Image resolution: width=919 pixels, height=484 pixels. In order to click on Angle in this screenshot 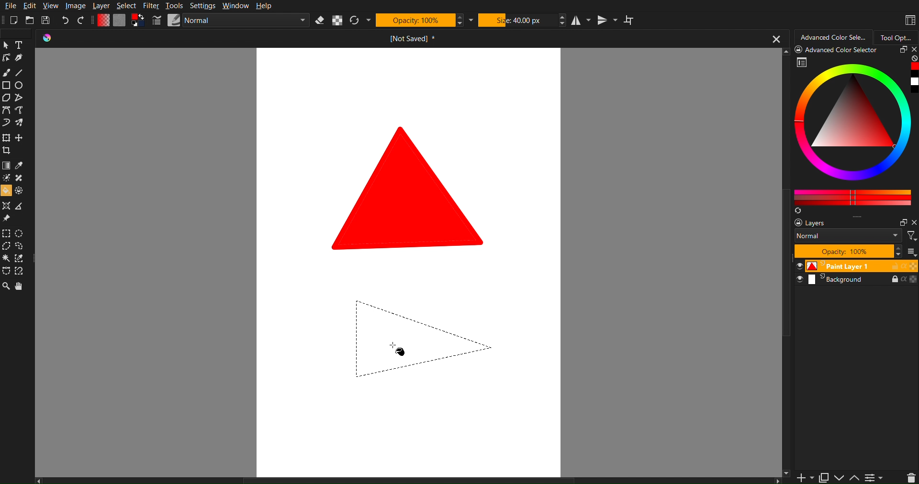, I will do `click(19, 208)`.